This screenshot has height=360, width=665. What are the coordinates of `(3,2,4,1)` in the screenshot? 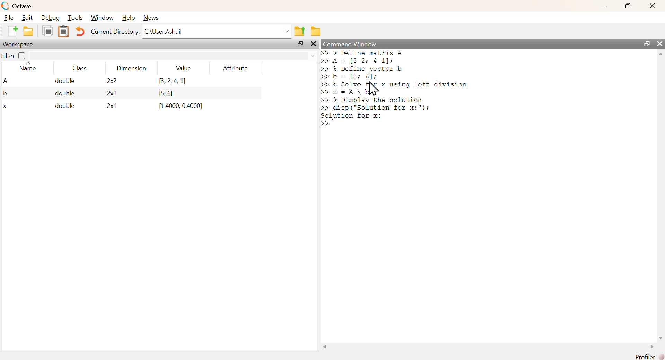 It's located at (169, 82).